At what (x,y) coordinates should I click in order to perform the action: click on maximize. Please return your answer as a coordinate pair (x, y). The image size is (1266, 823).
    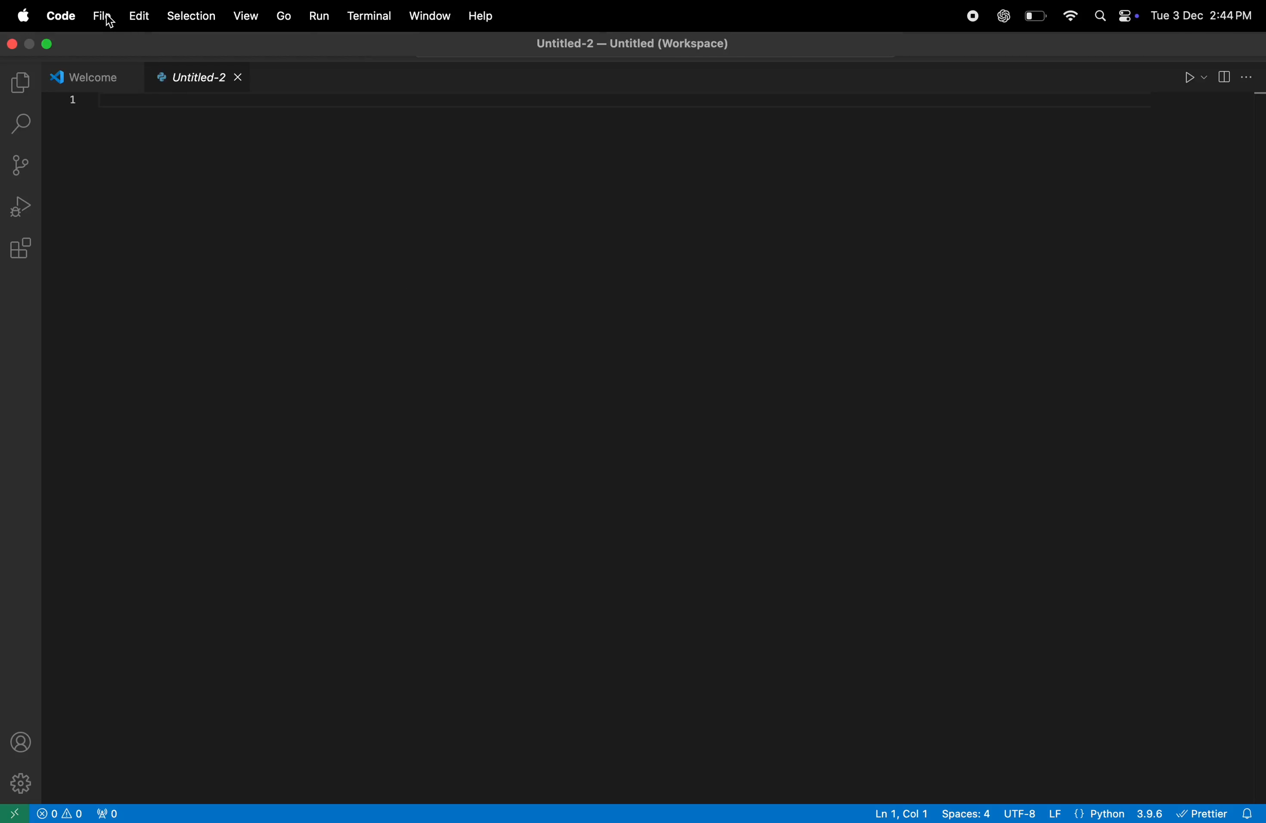
    Looking at the image, I should click on (49, 44).